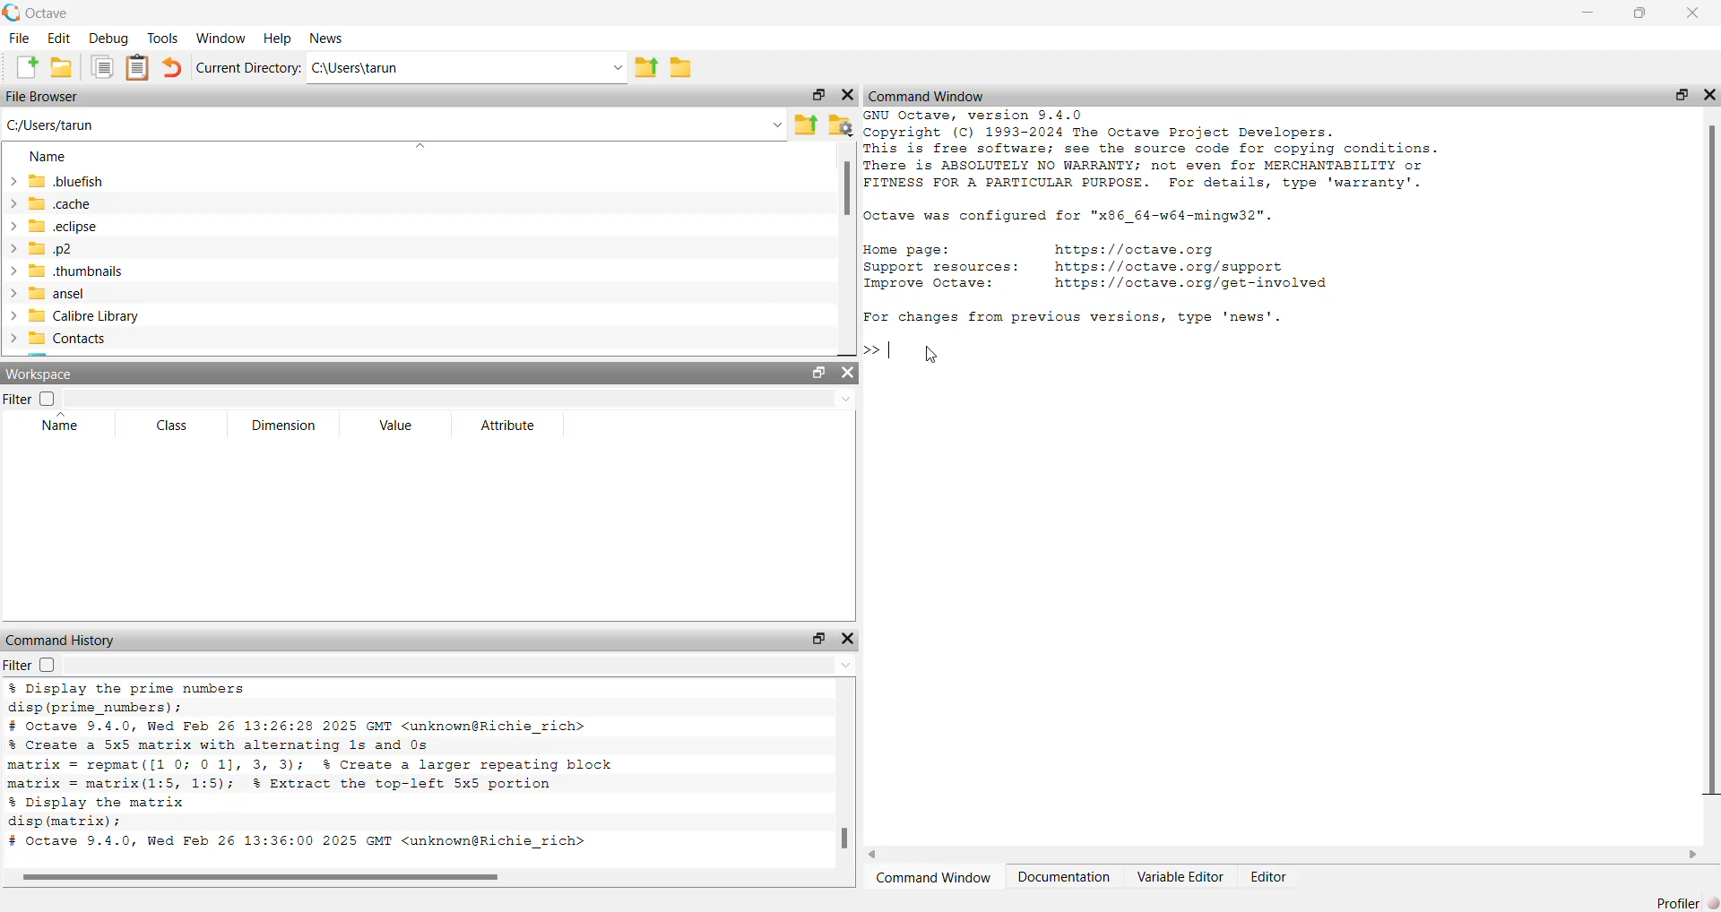  What do you see at coordinates (652, 68) in the screenshot?
I see `one directory up` at bounding box center [652, 68].